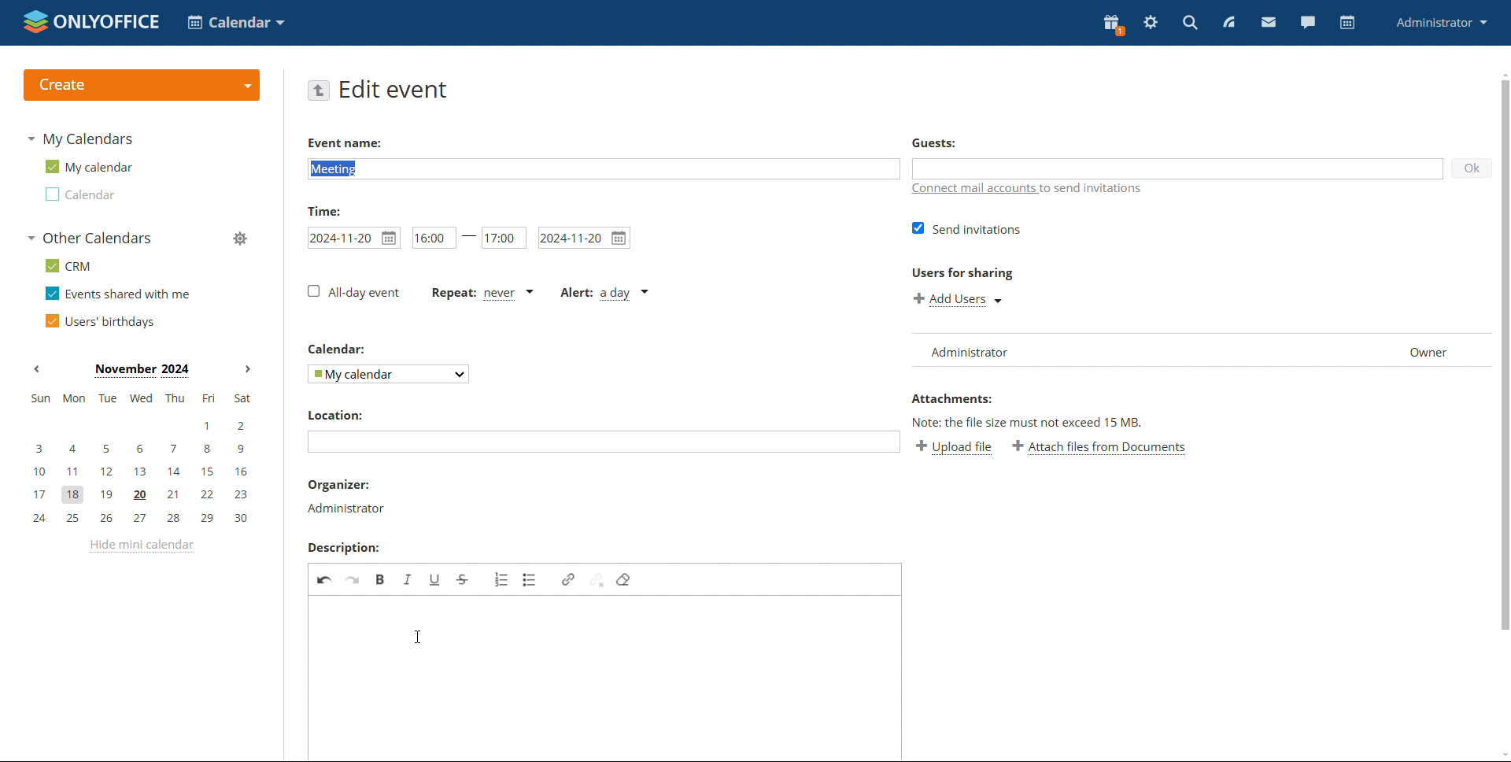  What do you see at coordinates (118, 293) in the screenshot?
I see `events shared with me` at bounding box center [118, 293].